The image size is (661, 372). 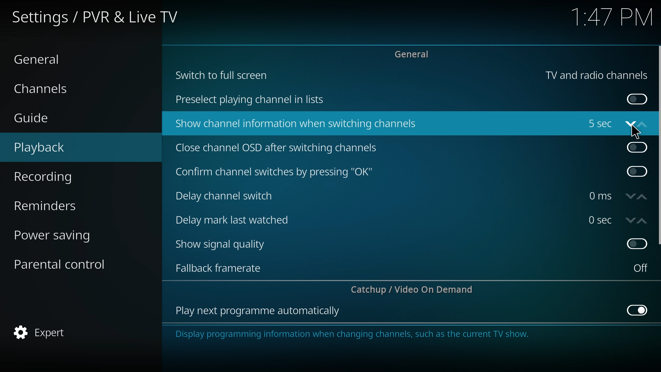 What do you see at coordinates (252, 100) in the screenshot?
I see `preselect plating channel in lists` at bounding box center [252, 100].